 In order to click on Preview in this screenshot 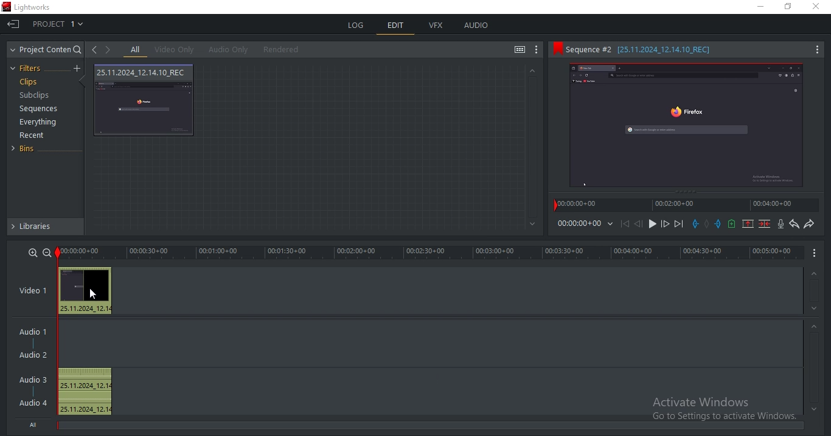, I will do `click(691, 128)`.